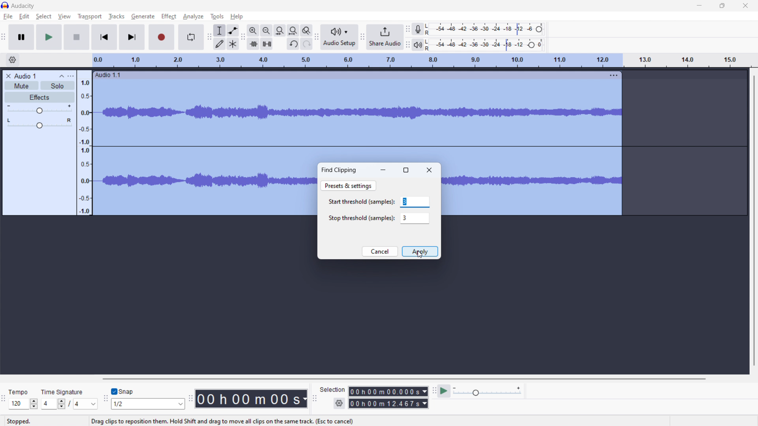 This screenshot has width=758, height=426. Describe the element at coordinates (307, 44) in the screenshot. I see `redo` at that location.